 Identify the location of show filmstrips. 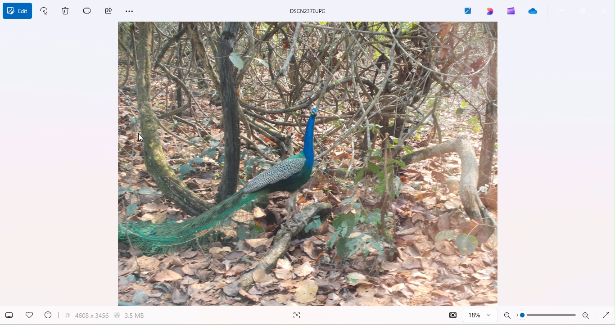
(11, 315).